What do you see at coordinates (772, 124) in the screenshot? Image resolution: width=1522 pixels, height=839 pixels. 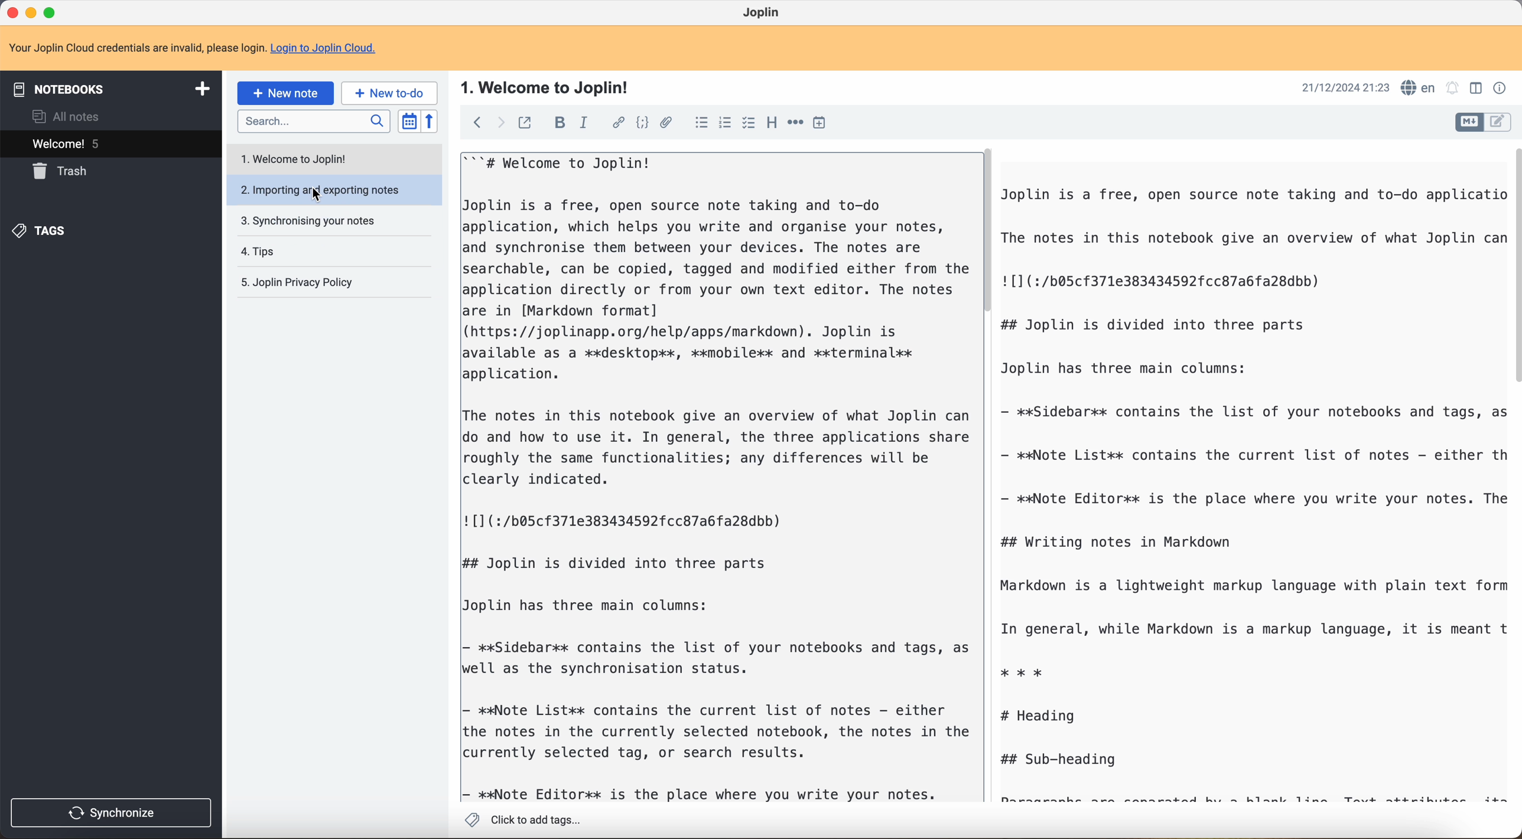 I see `heading` at bounding box center [772, 124].